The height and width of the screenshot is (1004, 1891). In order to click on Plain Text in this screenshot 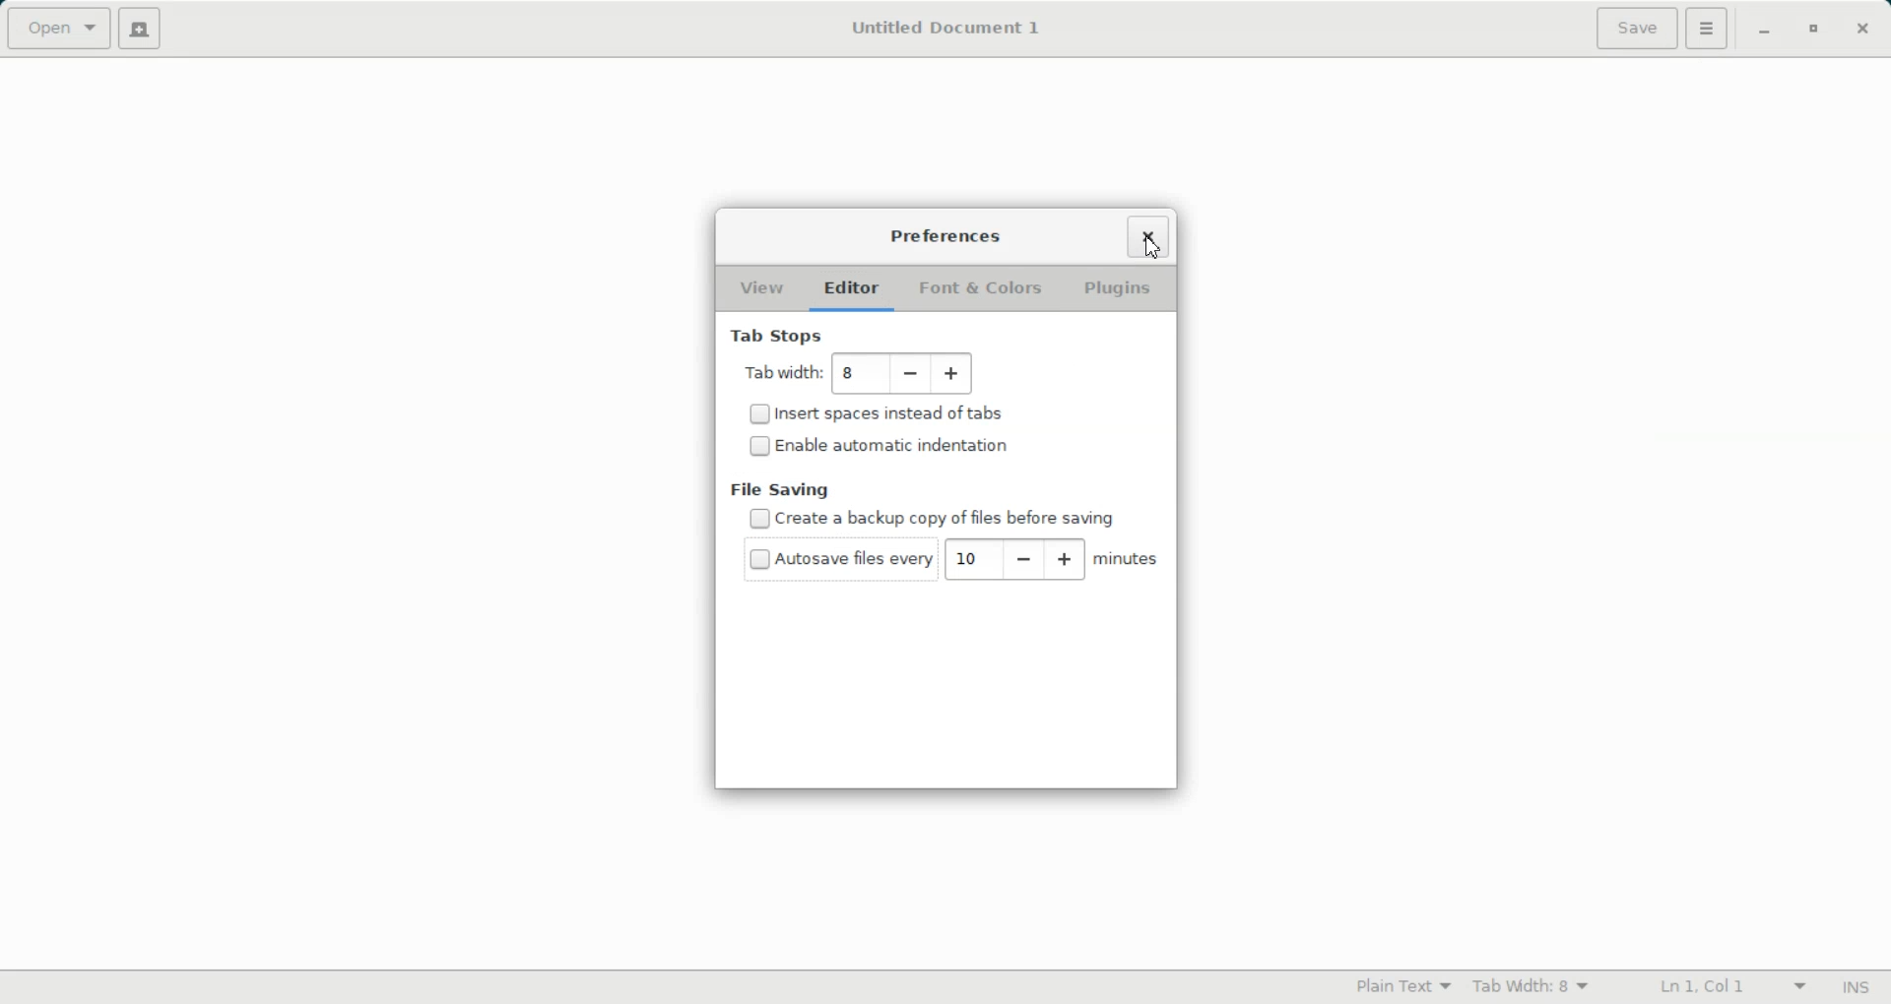, I will do `click(1402, 985)`.